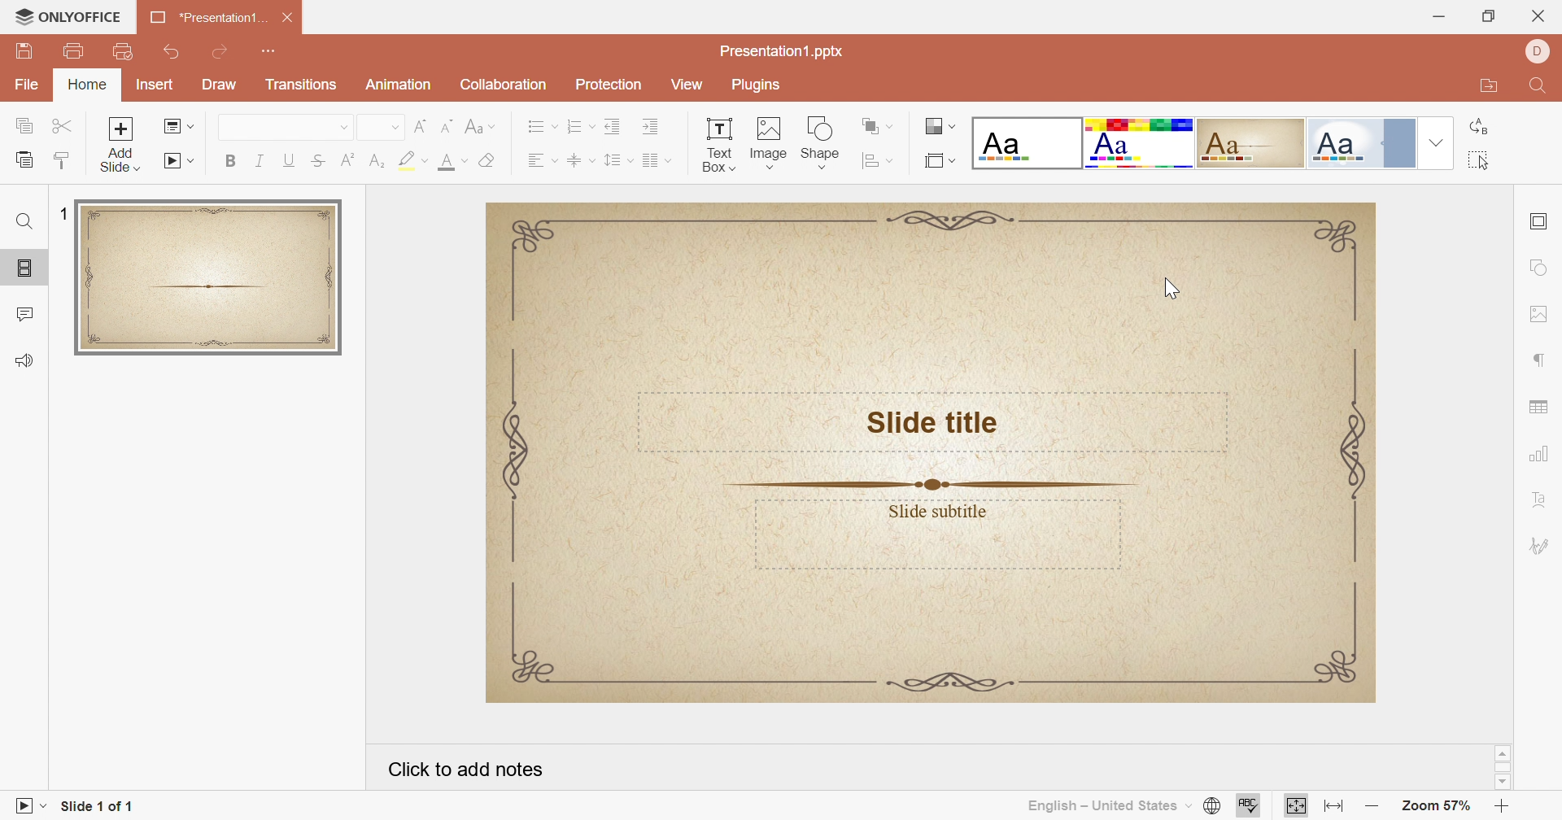 The image size is (1562, 820). Describe the element at coordinates (1507, 809) in the screenshot. I see `Zoom in` at that location.